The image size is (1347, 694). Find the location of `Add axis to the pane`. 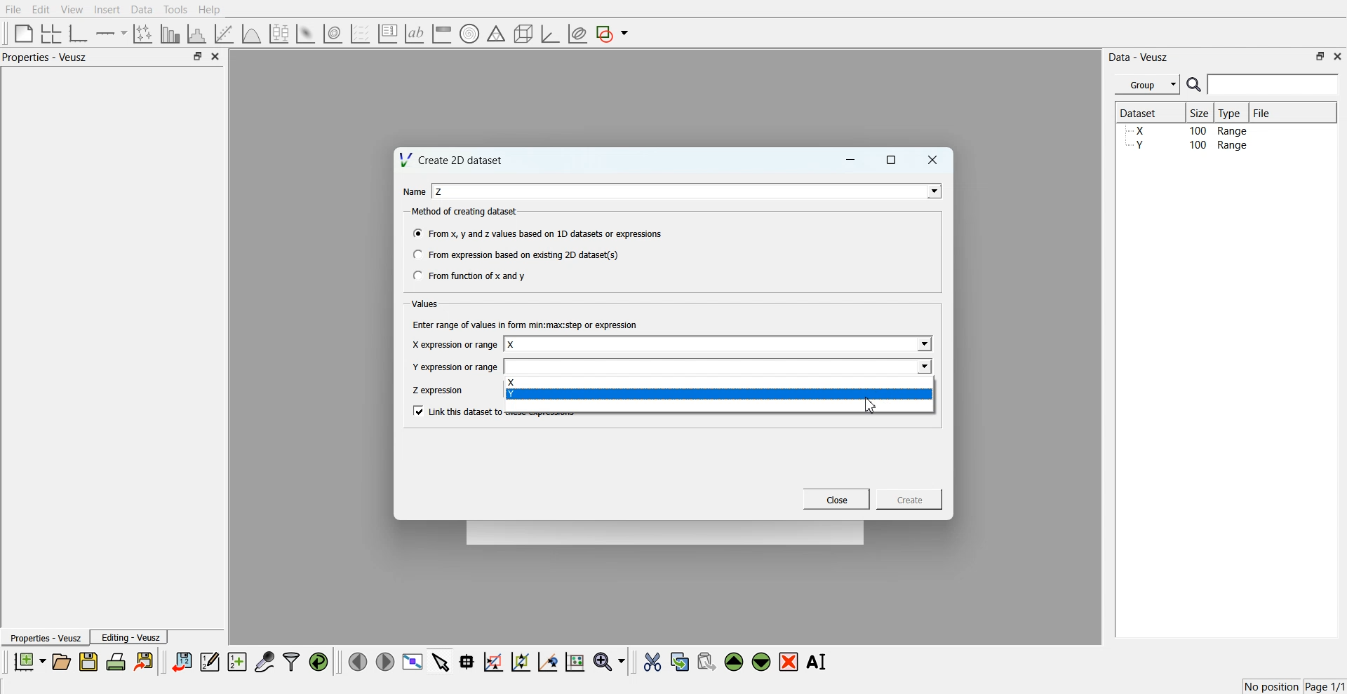

Add axis to the pane is located at coordinates (111, 34).